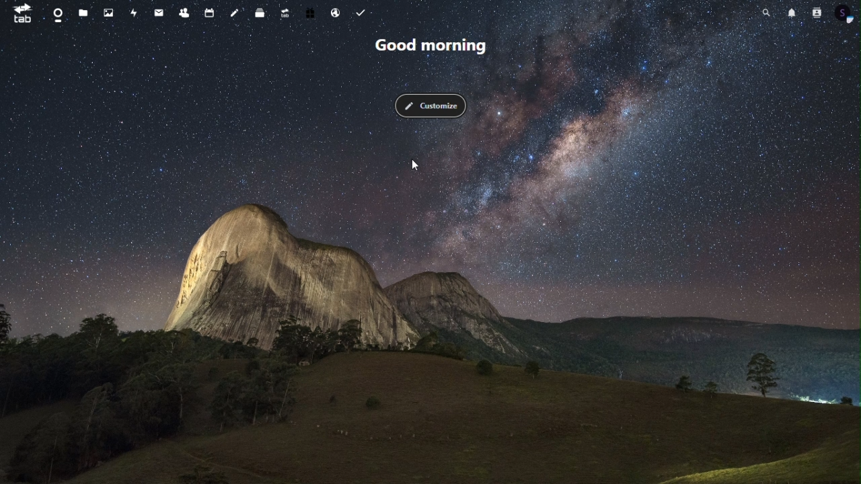  Describe the element at coordinates (430, 106) in the screenshot. I see `customize` at that location.